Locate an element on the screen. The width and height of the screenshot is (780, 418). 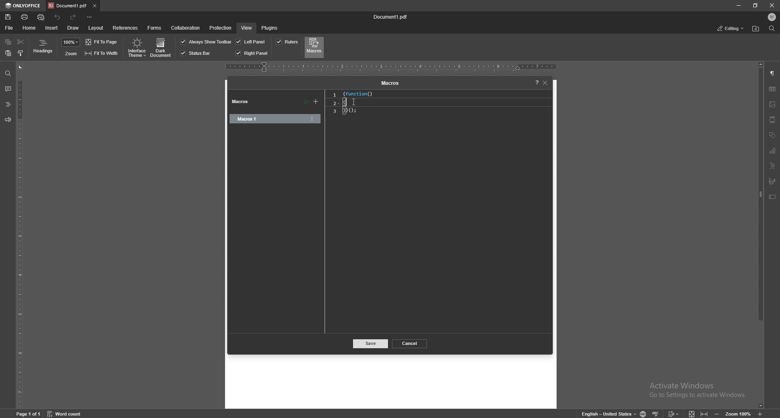
help is located at coordinates (535, 83).